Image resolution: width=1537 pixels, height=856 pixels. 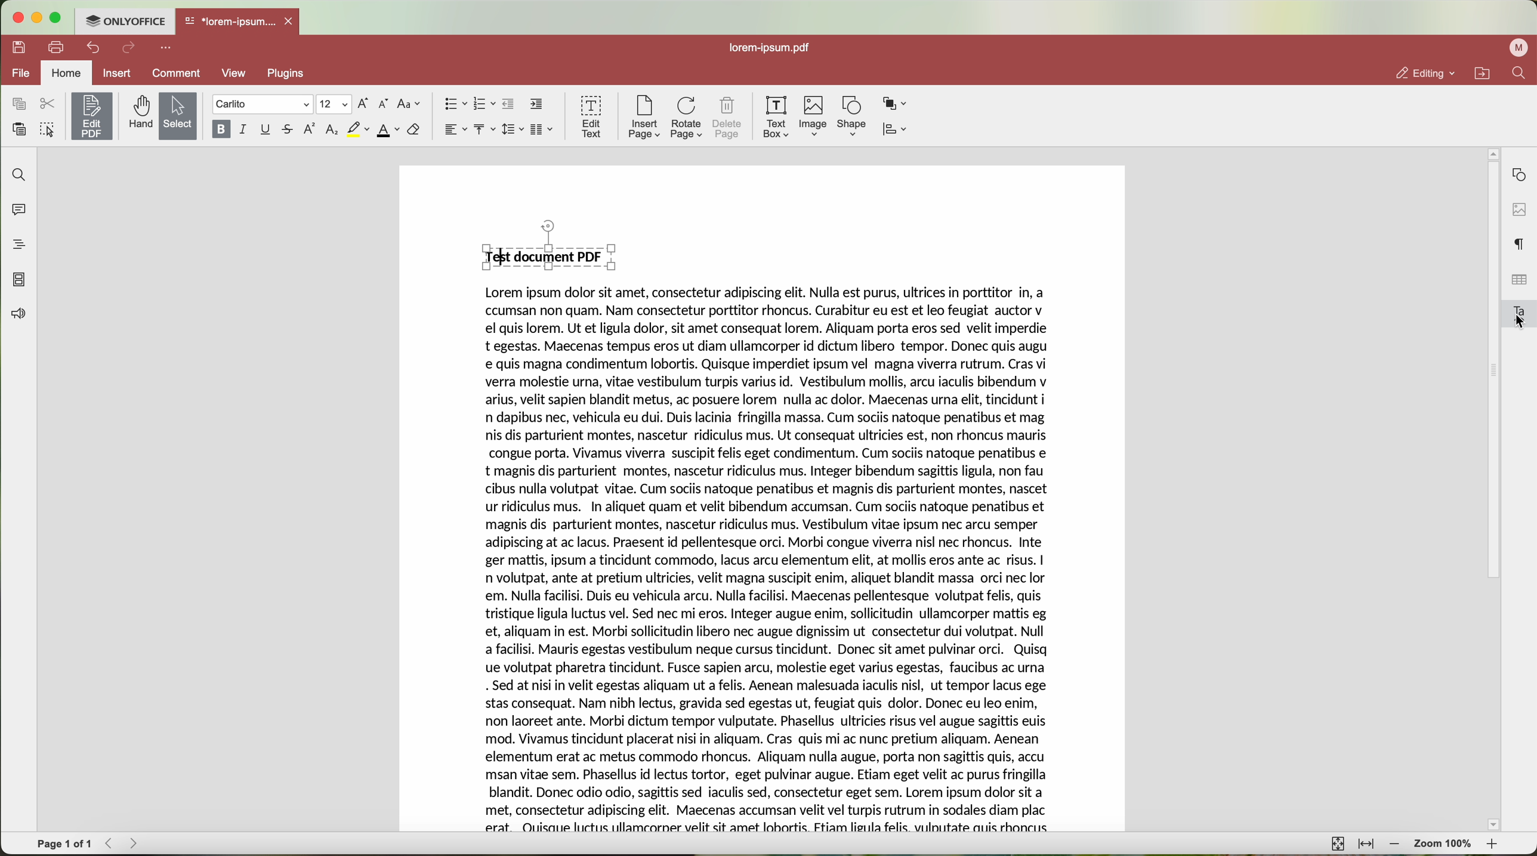 I want to click on close program, so click(x=20, y=17).